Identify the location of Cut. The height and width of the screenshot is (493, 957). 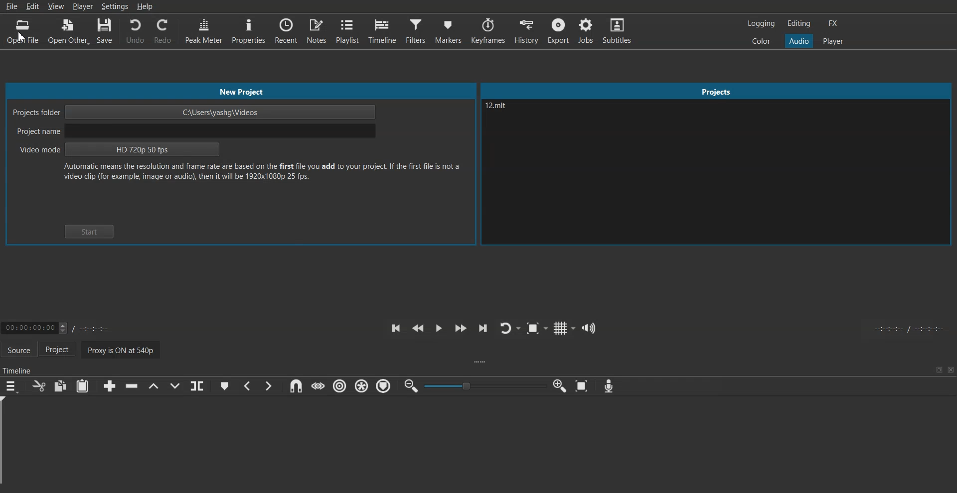
(38, 386).